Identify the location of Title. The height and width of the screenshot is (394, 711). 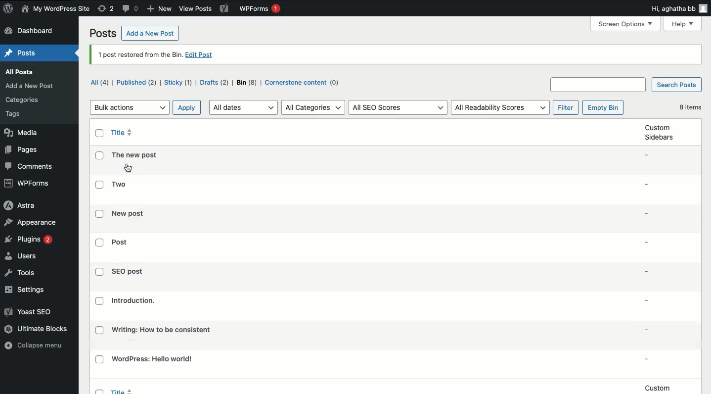
(120, 242).